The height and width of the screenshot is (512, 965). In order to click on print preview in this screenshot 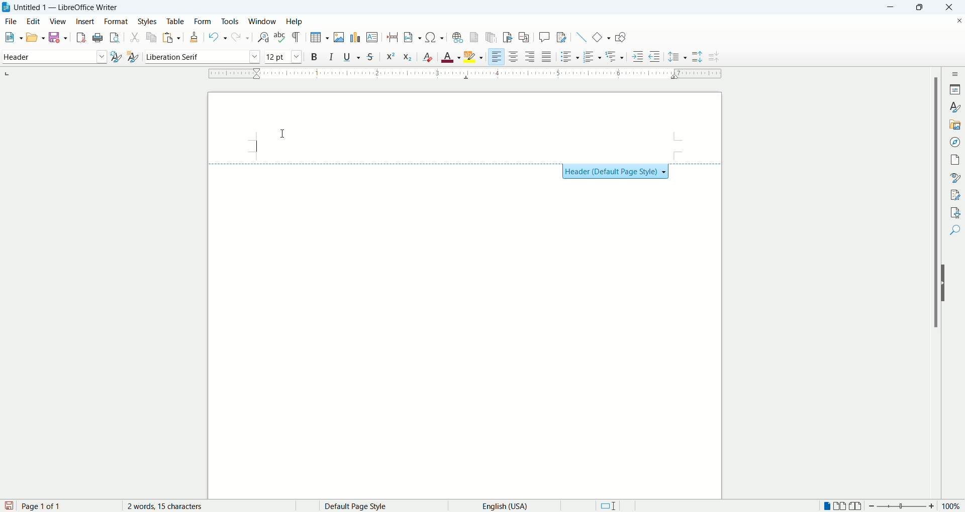, I will do `click(116, 37)`.